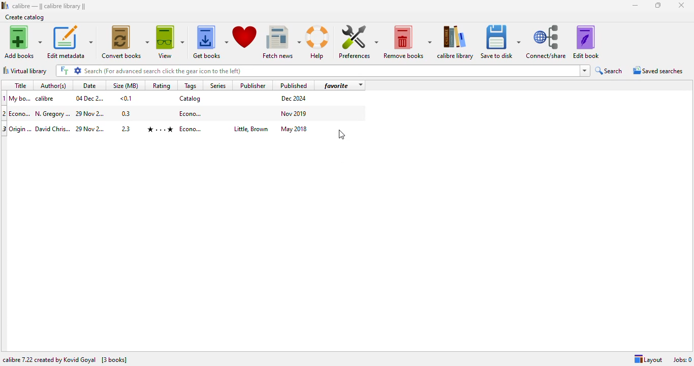 The height and width of the screenshot is (366, 694). I want to click on publish date, so click(295, 113).